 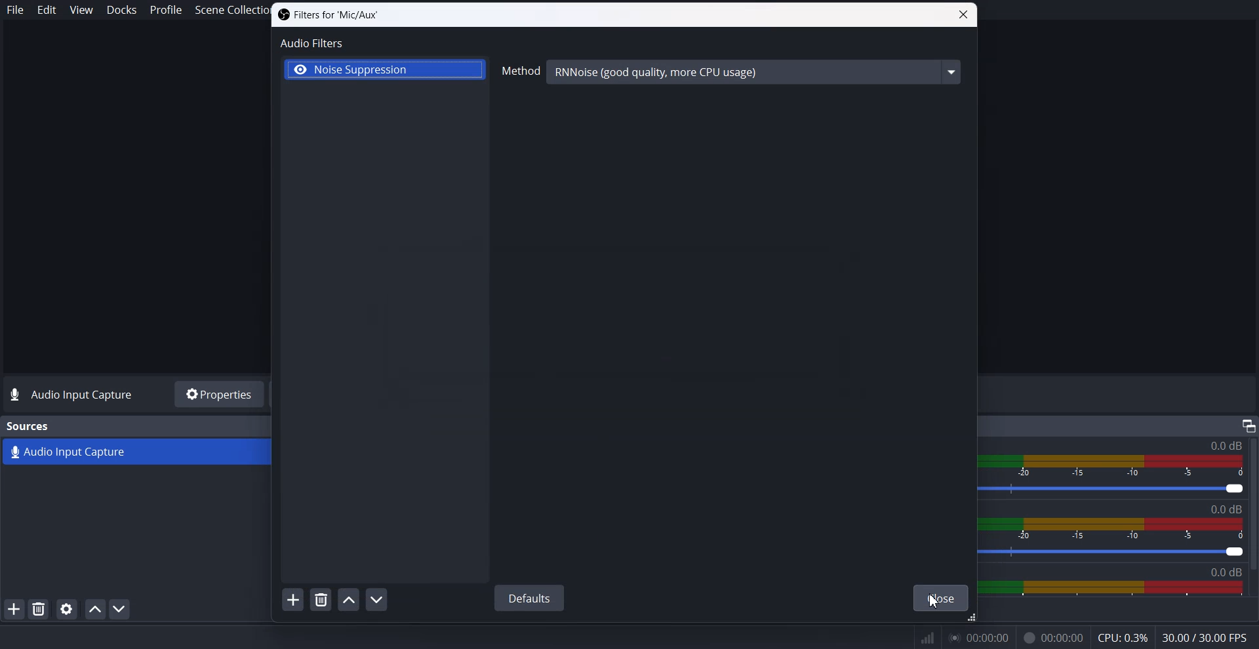 I want to click on Profile, so click(x=166, y=10).